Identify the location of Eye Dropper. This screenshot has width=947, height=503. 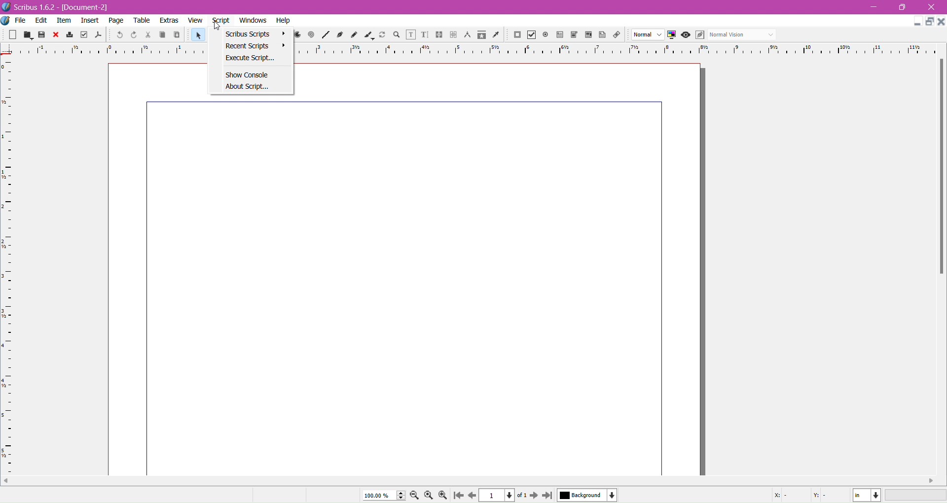
(497, 35).